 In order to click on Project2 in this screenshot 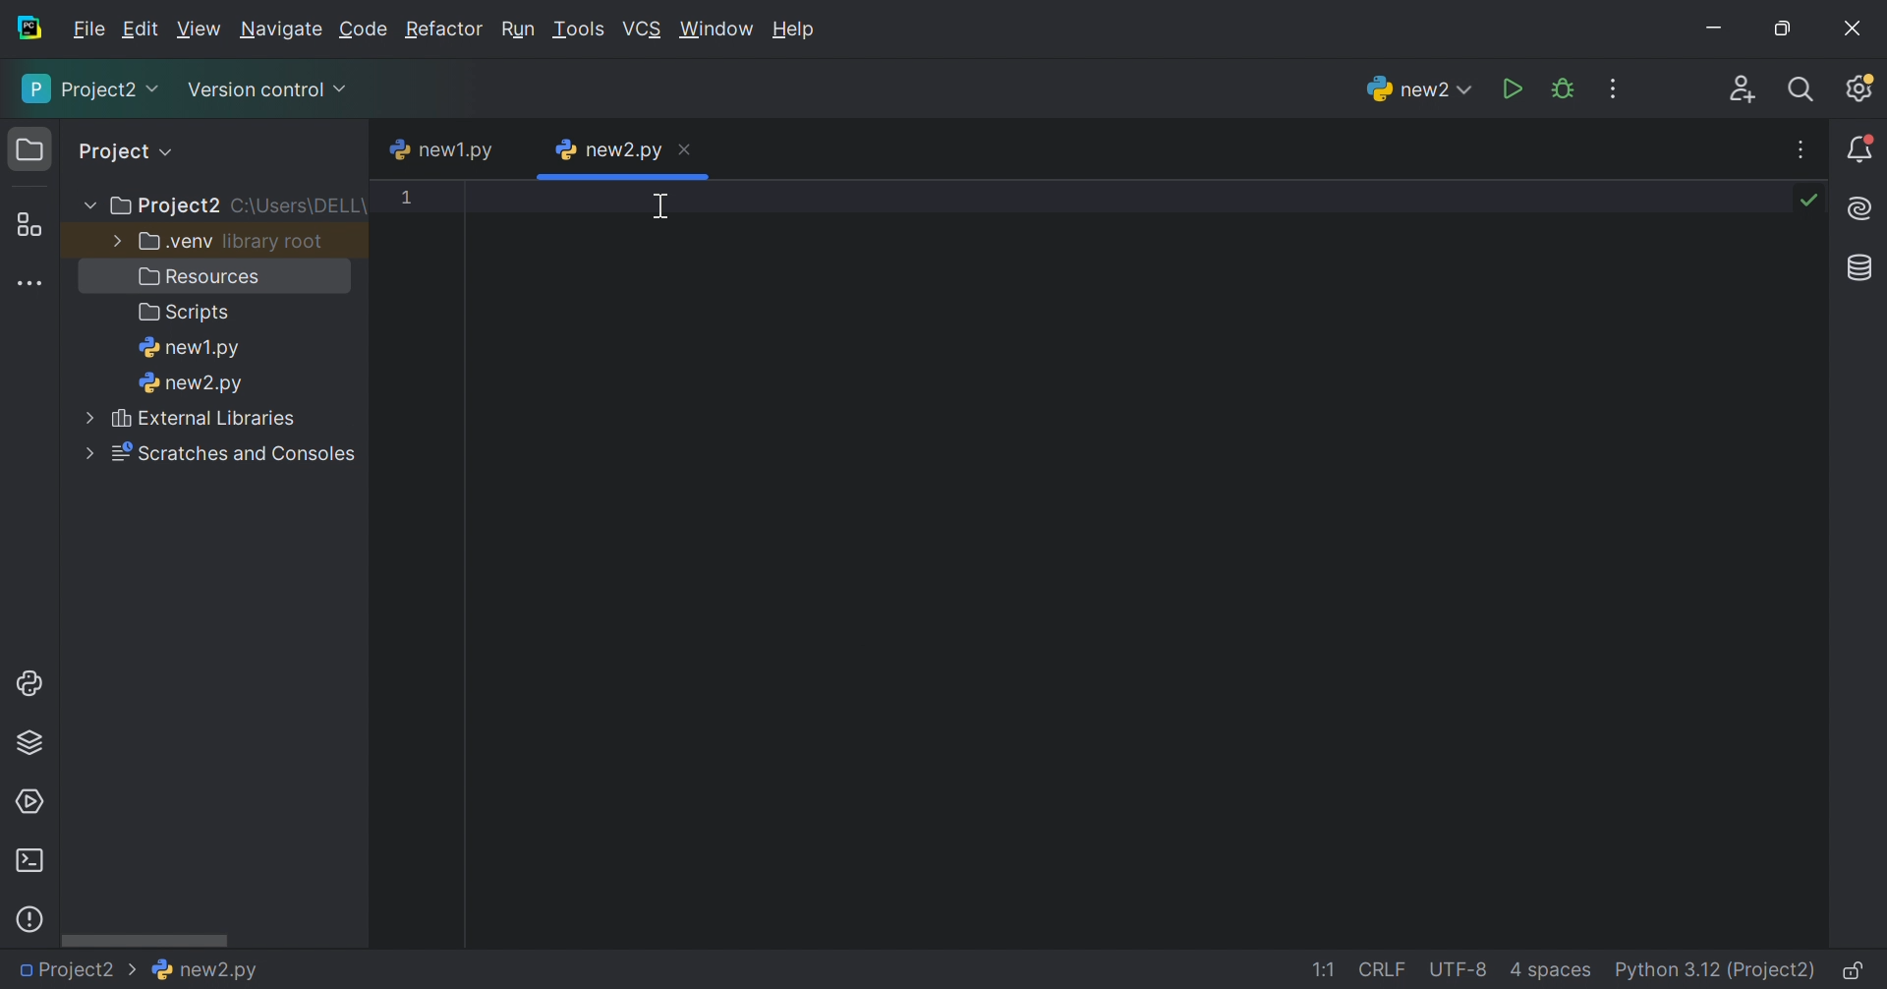, I will do `click(166, 206)`.